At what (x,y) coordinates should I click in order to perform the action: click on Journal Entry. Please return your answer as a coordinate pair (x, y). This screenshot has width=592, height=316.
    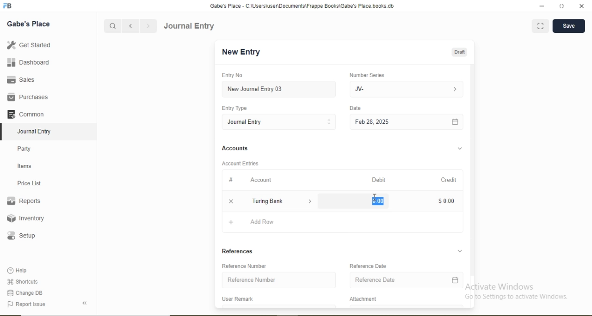
    Looking at the image, I should click on (35, 132).